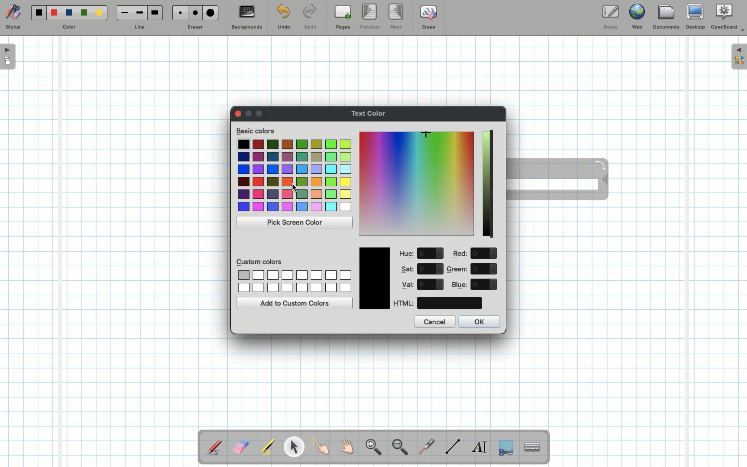 This screenshot has width=747, height=467. What do you see at coordinates (453, 446) in the screenshot?
I see `Line` at bounding box center [453, 446].